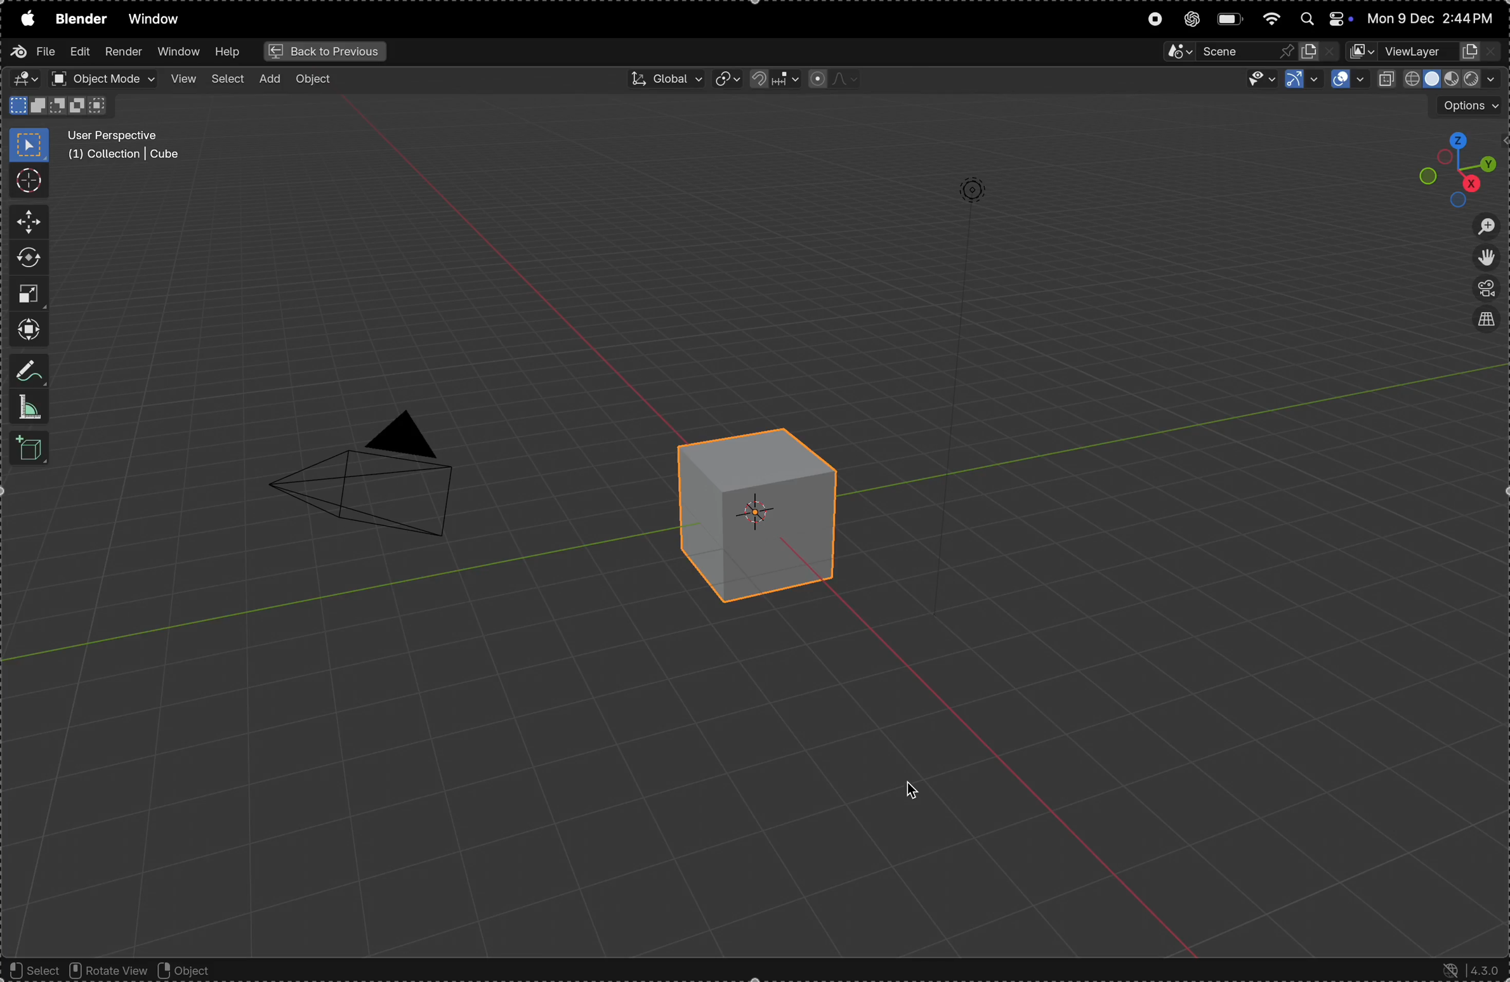  What do you see at coordinates (154, 18) in the screenshot?
I see `window` at bounding box center [154, 18].